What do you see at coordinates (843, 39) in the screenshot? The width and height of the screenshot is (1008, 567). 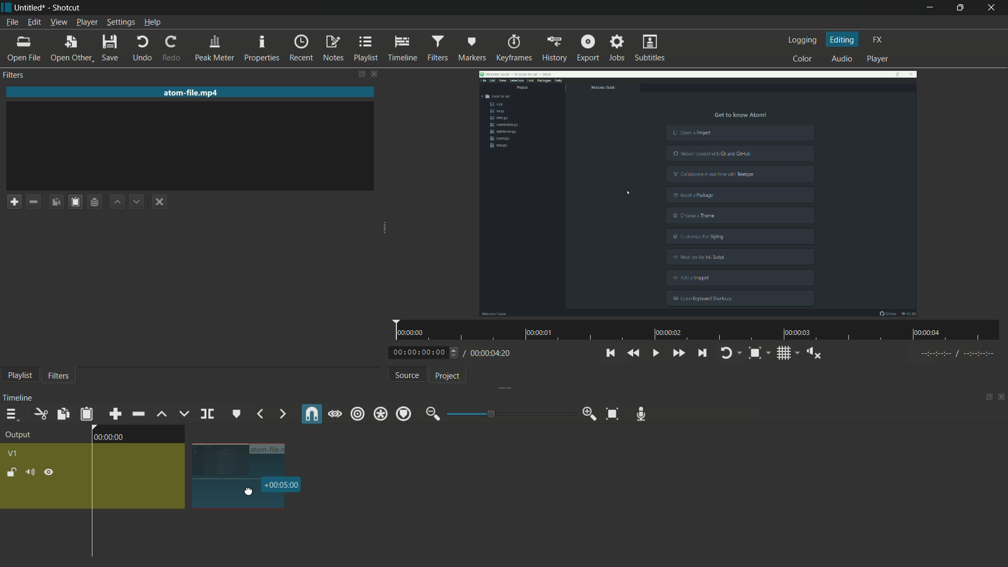 I see `editing` at bounding box center [843, 39].